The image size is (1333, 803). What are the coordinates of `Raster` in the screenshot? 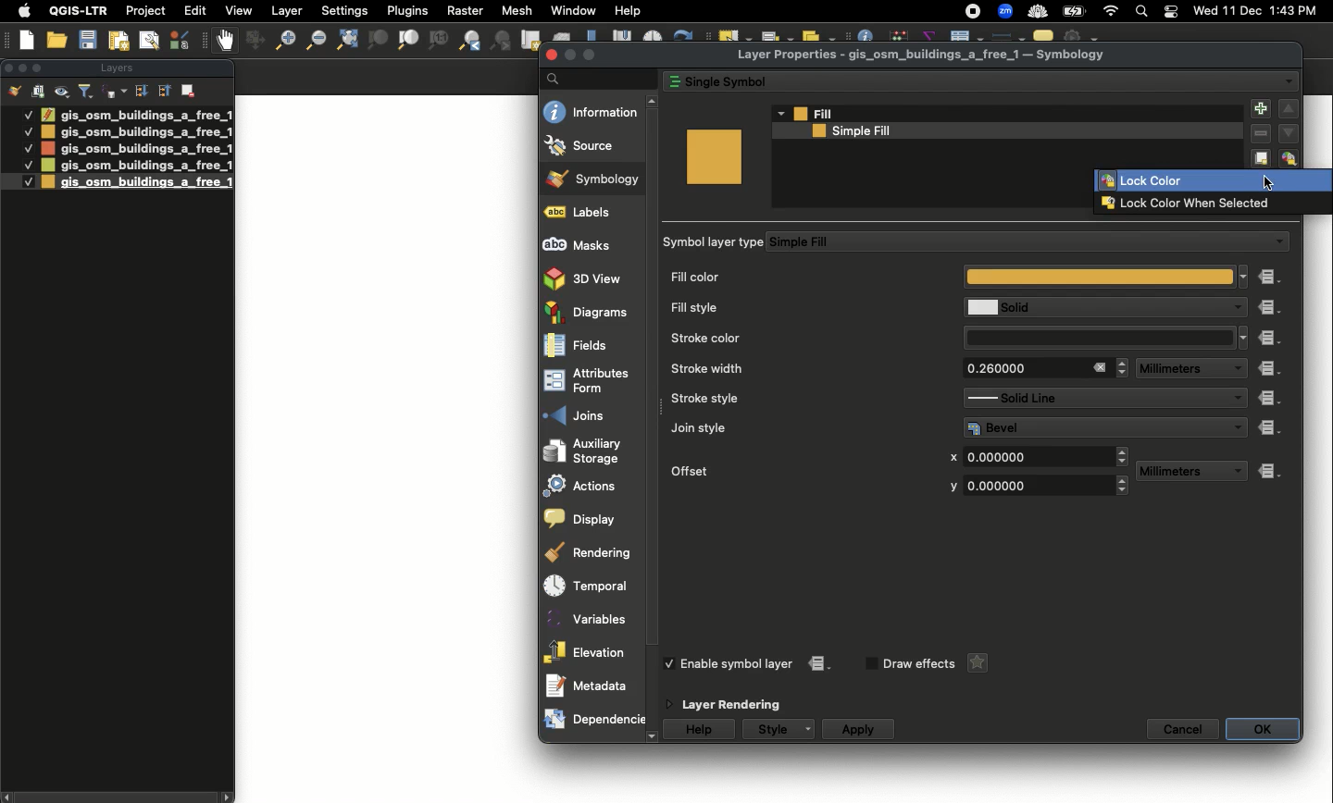 It's located at (463, 11).